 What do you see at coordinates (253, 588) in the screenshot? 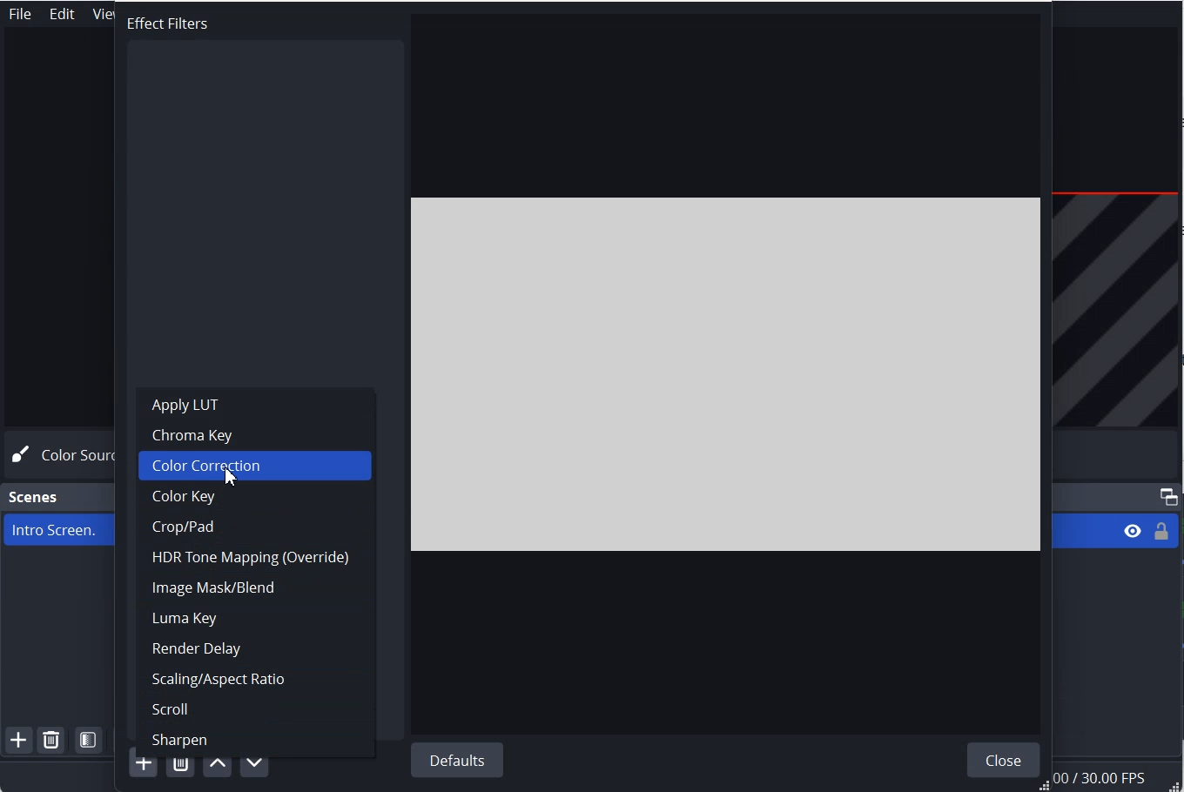
I see `Image mask/Blend` at bounding box center [253, 588].